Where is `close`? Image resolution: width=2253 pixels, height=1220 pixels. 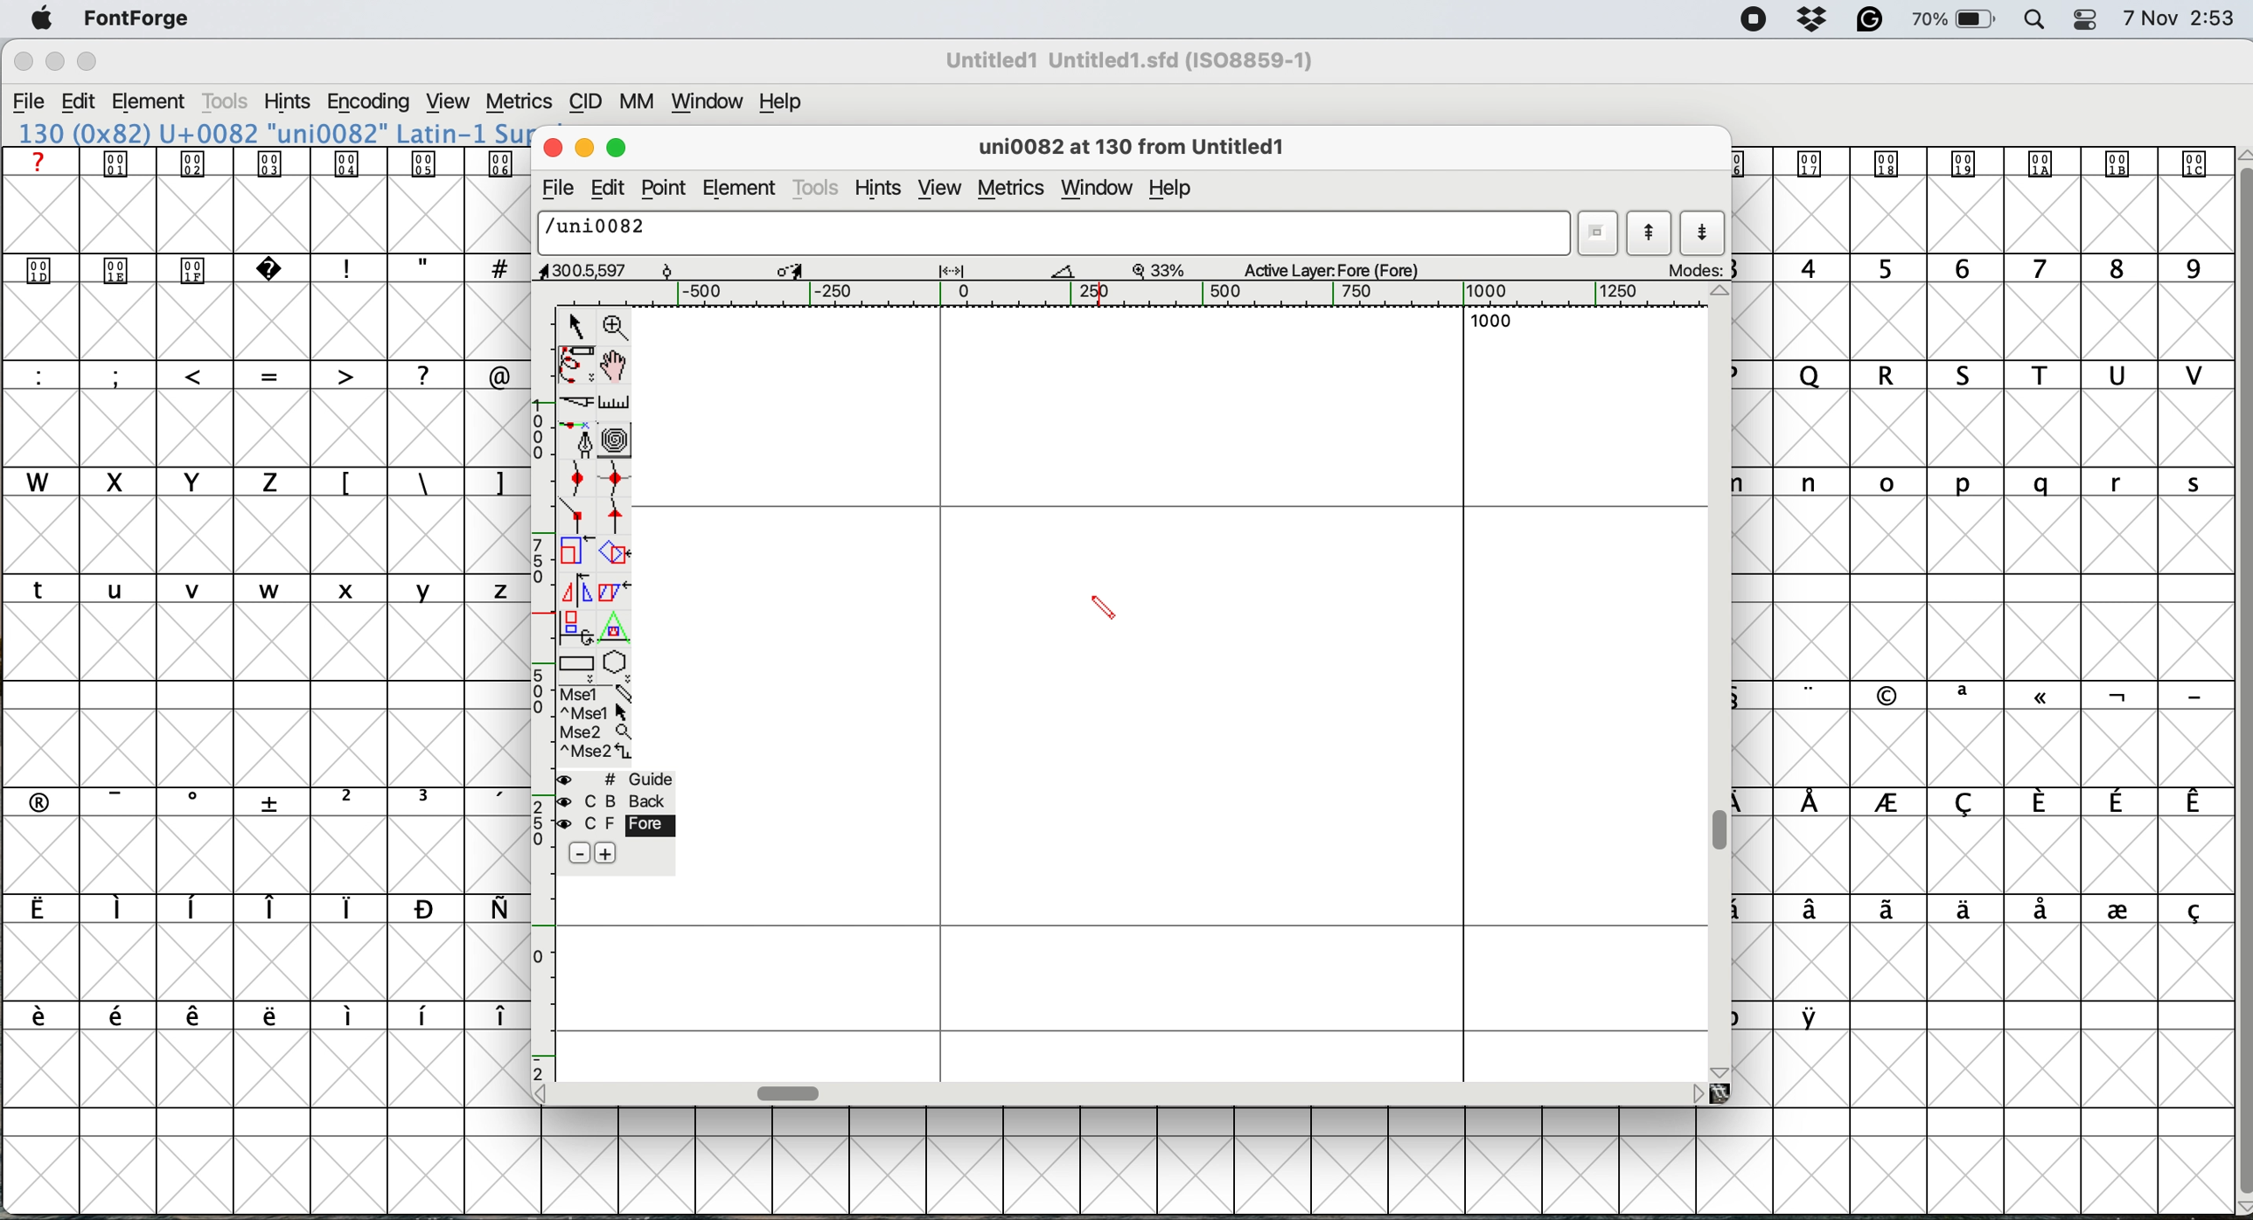
close is located at coordinates (22, 64).